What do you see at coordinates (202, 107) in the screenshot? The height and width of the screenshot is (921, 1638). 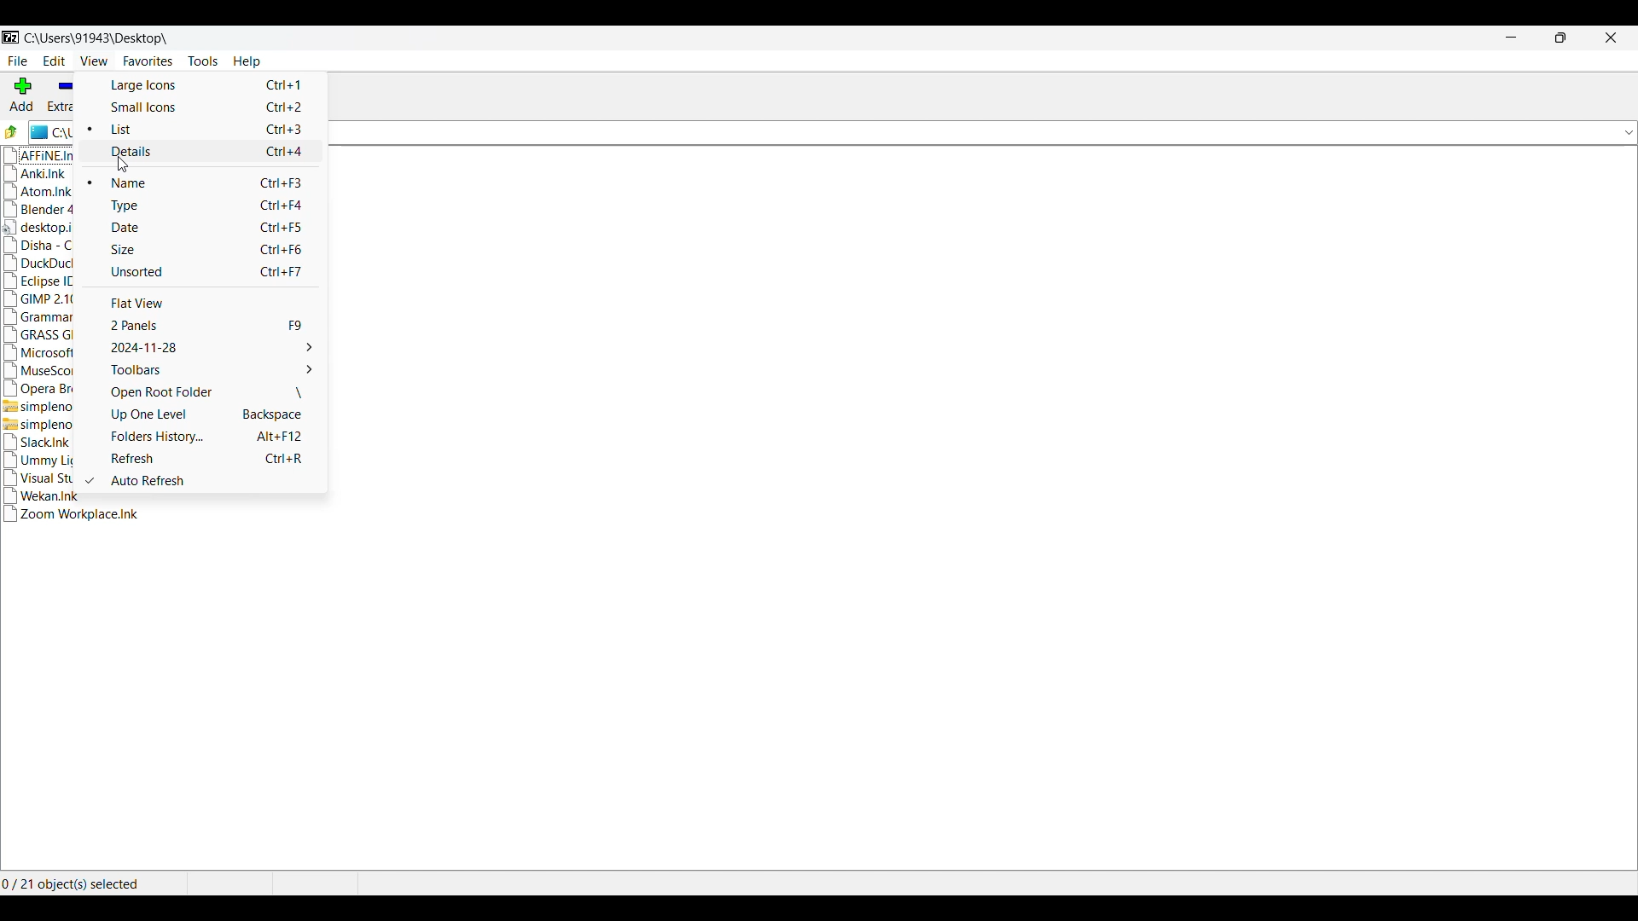 I see `Small icons` at bounding box center [202, 107].